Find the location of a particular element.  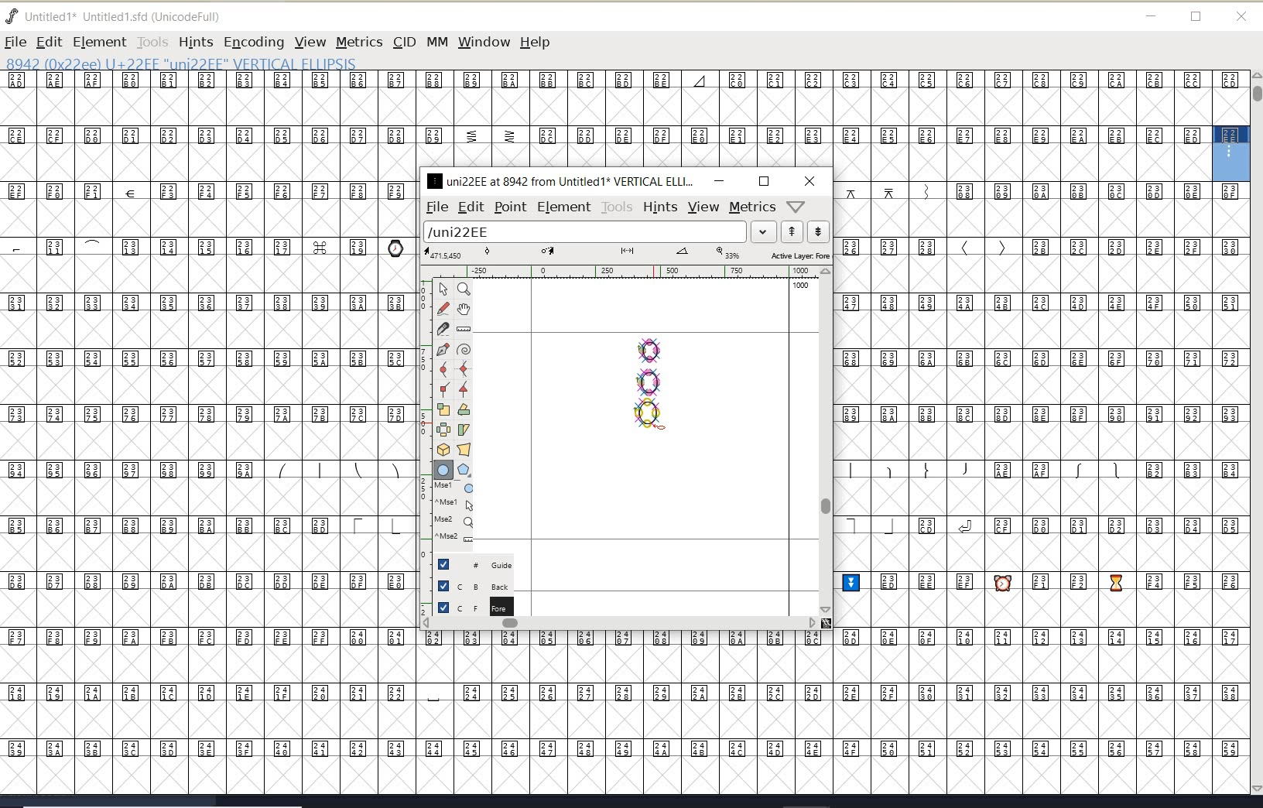

uni22EE at 8942 from Untitled1 VERTICAL ELLIPSE is located at coordinates (561, 180).